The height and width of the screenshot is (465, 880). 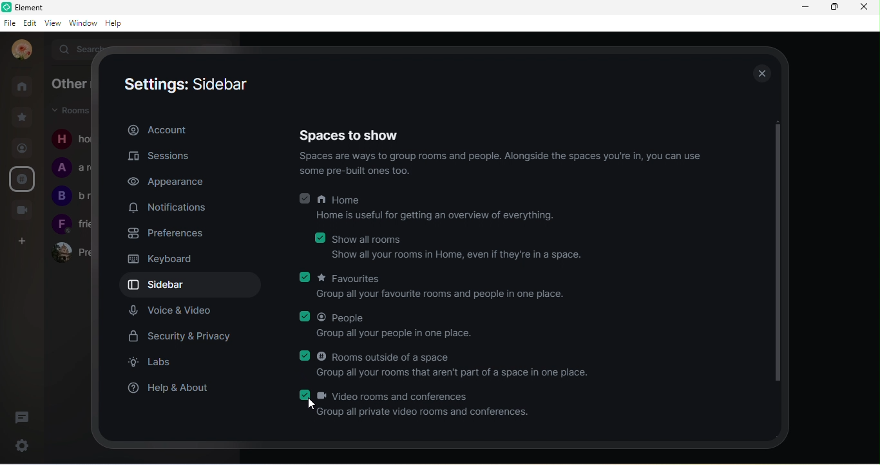 I want to click on favourites, so click(x=23, y=116).